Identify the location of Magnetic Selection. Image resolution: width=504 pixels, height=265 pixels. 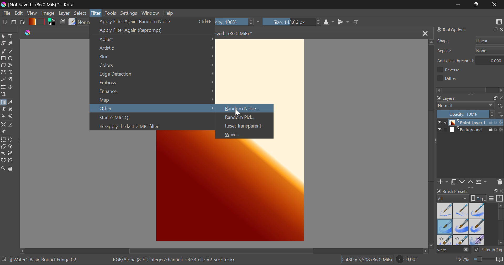
(11, 161).